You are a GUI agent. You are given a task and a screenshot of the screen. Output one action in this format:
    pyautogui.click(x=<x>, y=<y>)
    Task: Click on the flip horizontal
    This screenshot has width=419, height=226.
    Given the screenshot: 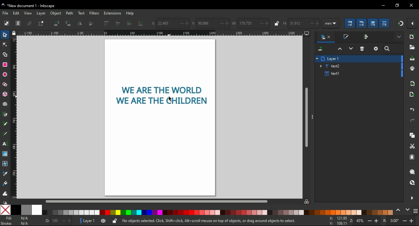 What is the action you would take?
    pyautogui.click(x=80, y=24)
    